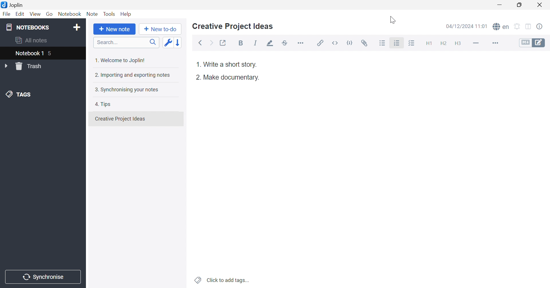 This screenshot has width=550, height=288. What do you see at coordinates (105, 104) in the screenshot?
I see `4. Tips` at bounding box center [105, 104].